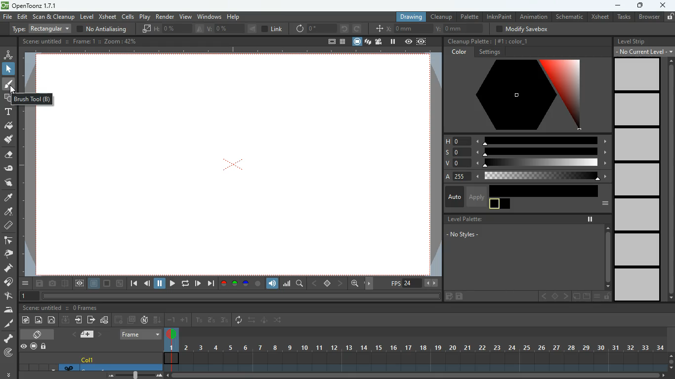  I want to click on right, so click(341, 283).